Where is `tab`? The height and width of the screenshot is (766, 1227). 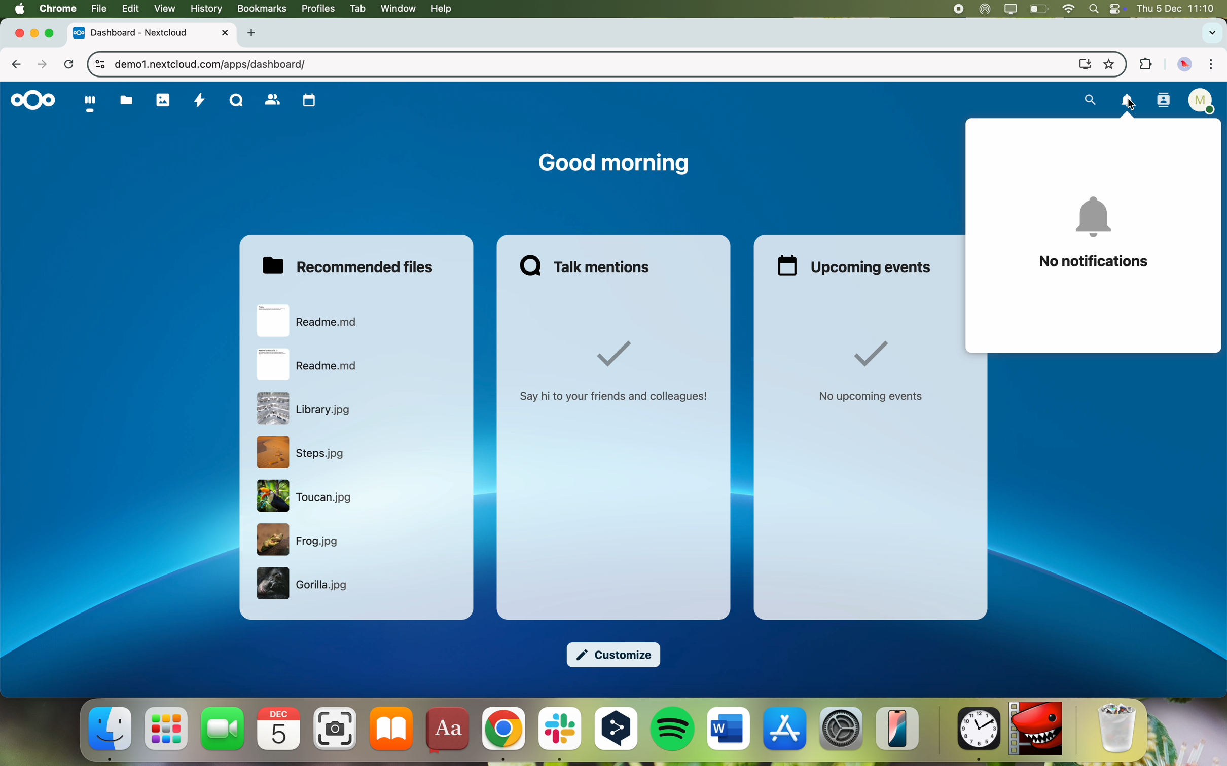
tab is located at coordinates (356, 9).